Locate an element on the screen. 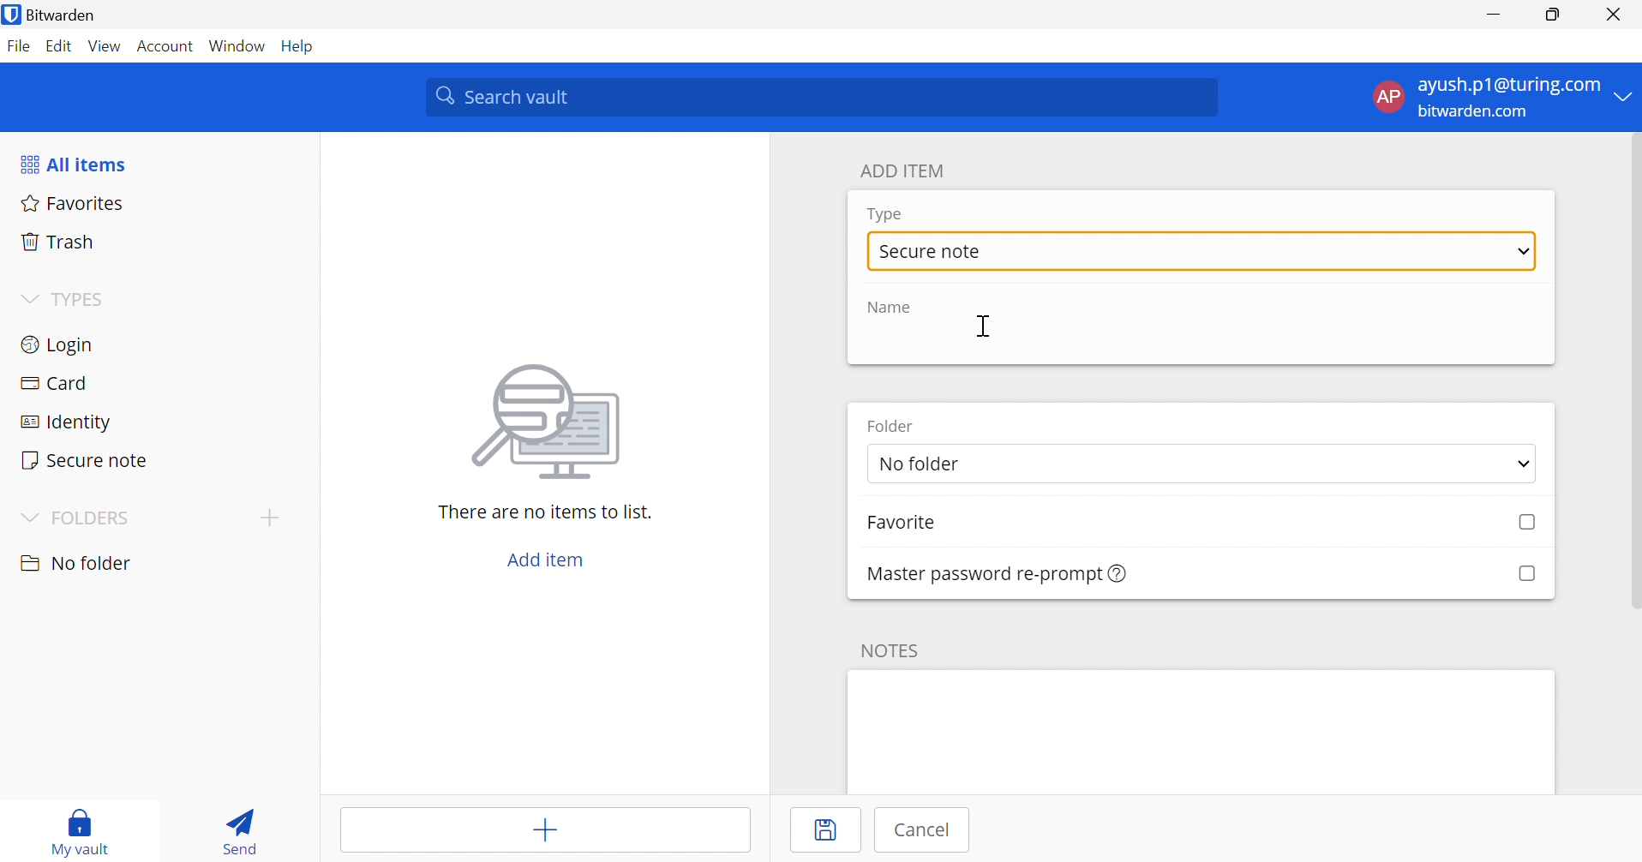 The width and height of the screenshot is (1642, 862). ayush.p1@turing.com is located at coordinates (1508, 86).